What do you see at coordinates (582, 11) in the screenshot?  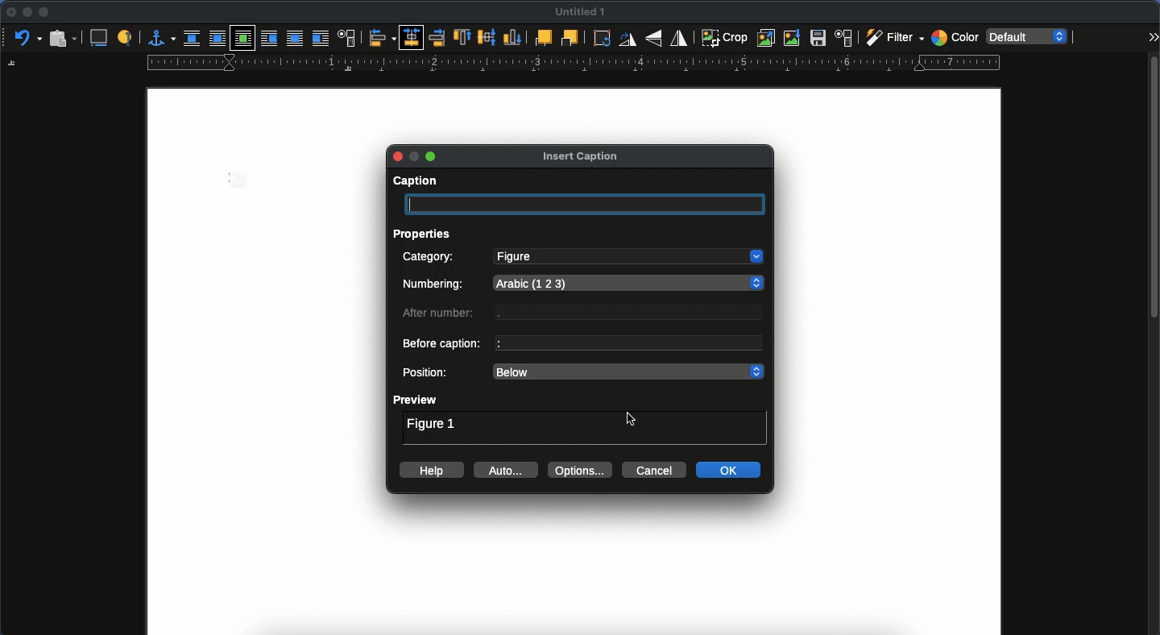 I see `Untiled 1 - name` at bounding box center [582, 11].